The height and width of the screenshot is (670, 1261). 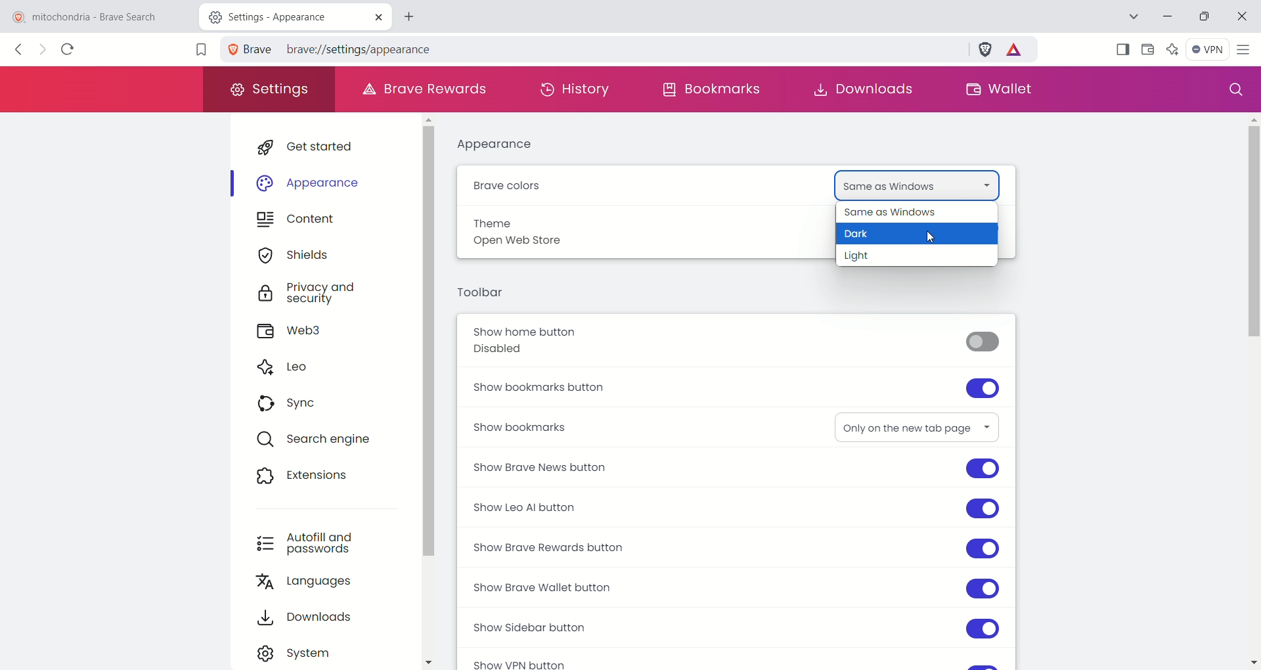 What do you see at coordinates (868, 88) in the screenshot?
I see `downloads` at bounding box center [868, 88].